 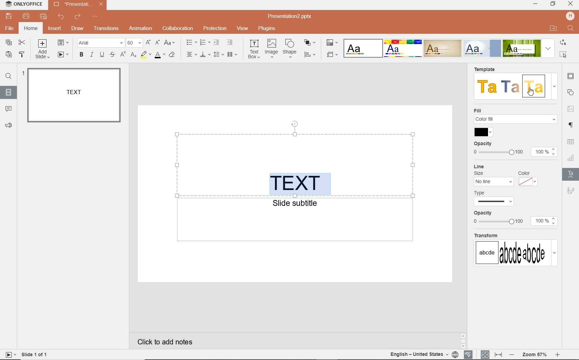 I want to click on CHANGE CASE, so click(x=170, y=43).